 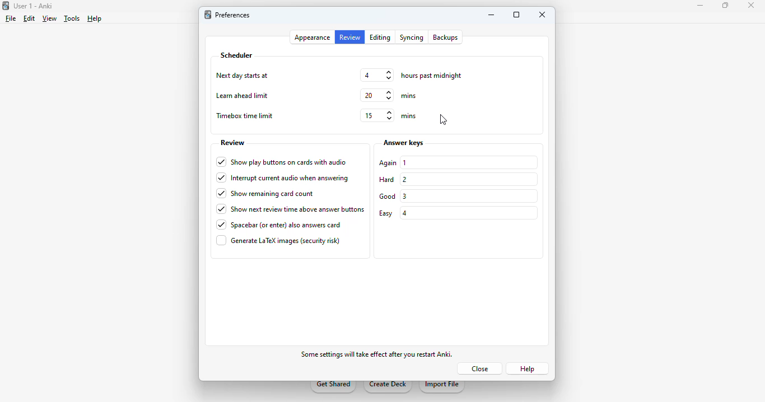 What do you see at coordinates (278, 240) in the screenshot?
I see `generate LaTex images (security risk)` at bounding box center [278, 240].